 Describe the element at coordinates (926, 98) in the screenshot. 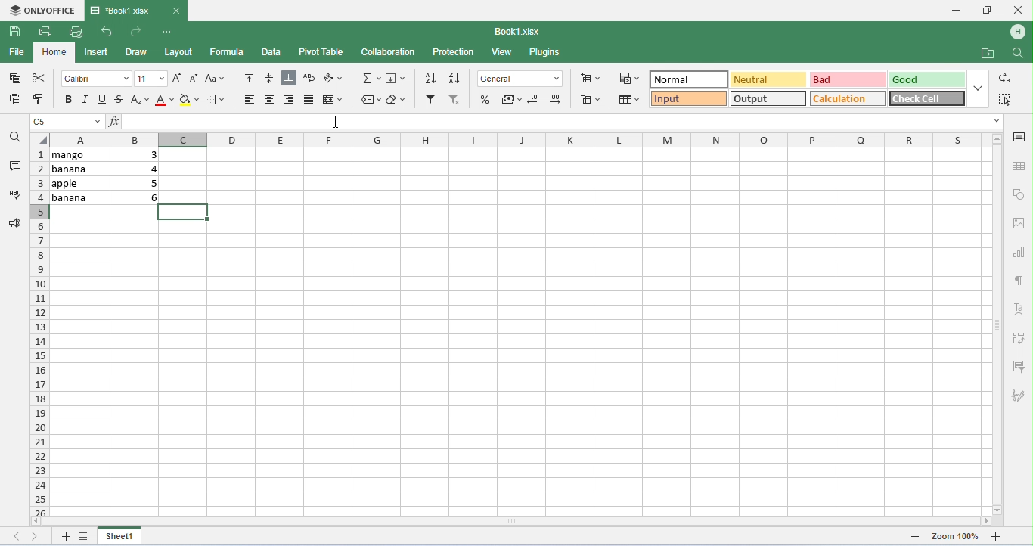

I see `check cell` at that location.